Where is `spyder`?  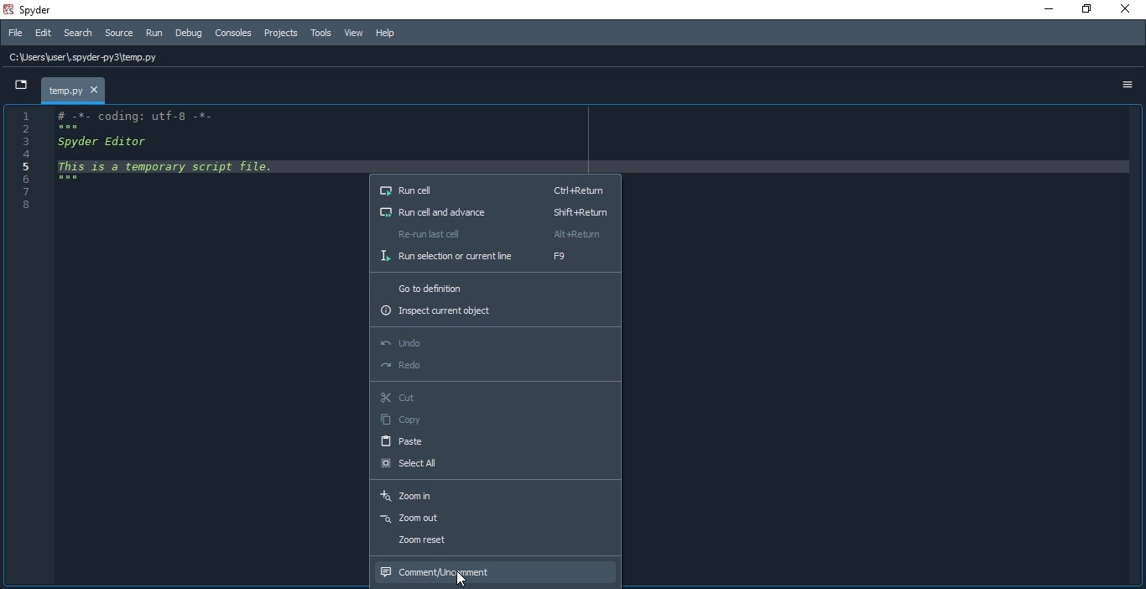 spyder is located at coordinates (34, 10).